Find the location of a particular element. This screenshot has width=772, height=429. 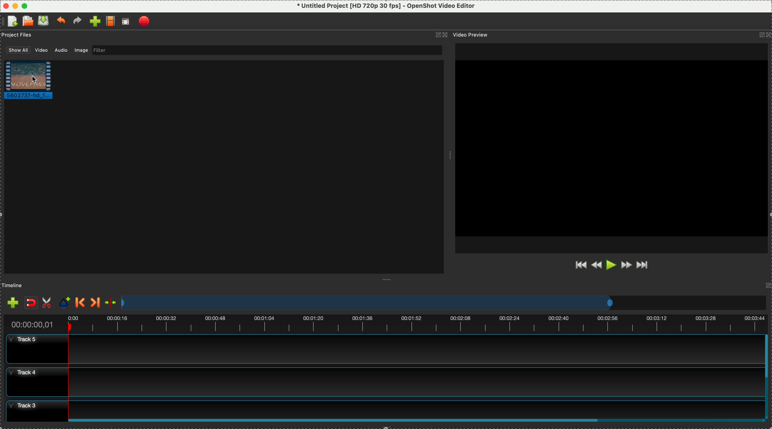

video is located at coordinates (40, 50).